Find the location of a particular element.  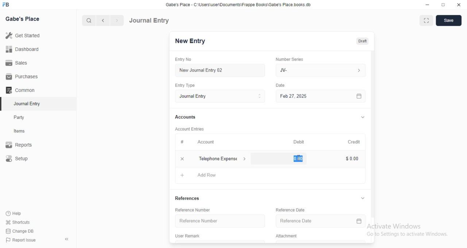

Search is located at coordinates (87, 20).